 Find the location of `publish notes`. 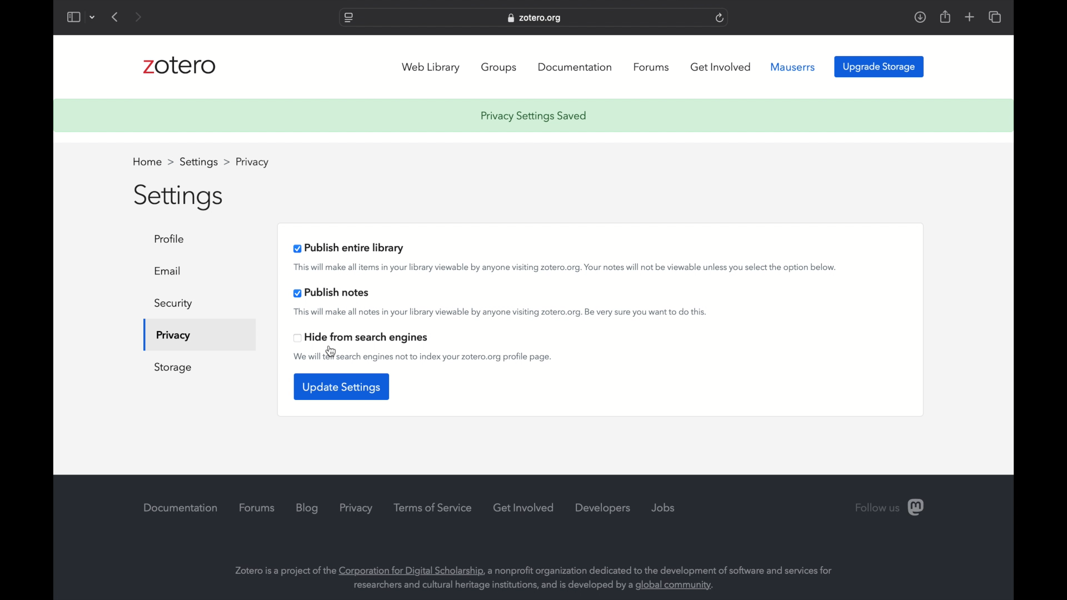

publish notes is located at coordinates (330, 292).